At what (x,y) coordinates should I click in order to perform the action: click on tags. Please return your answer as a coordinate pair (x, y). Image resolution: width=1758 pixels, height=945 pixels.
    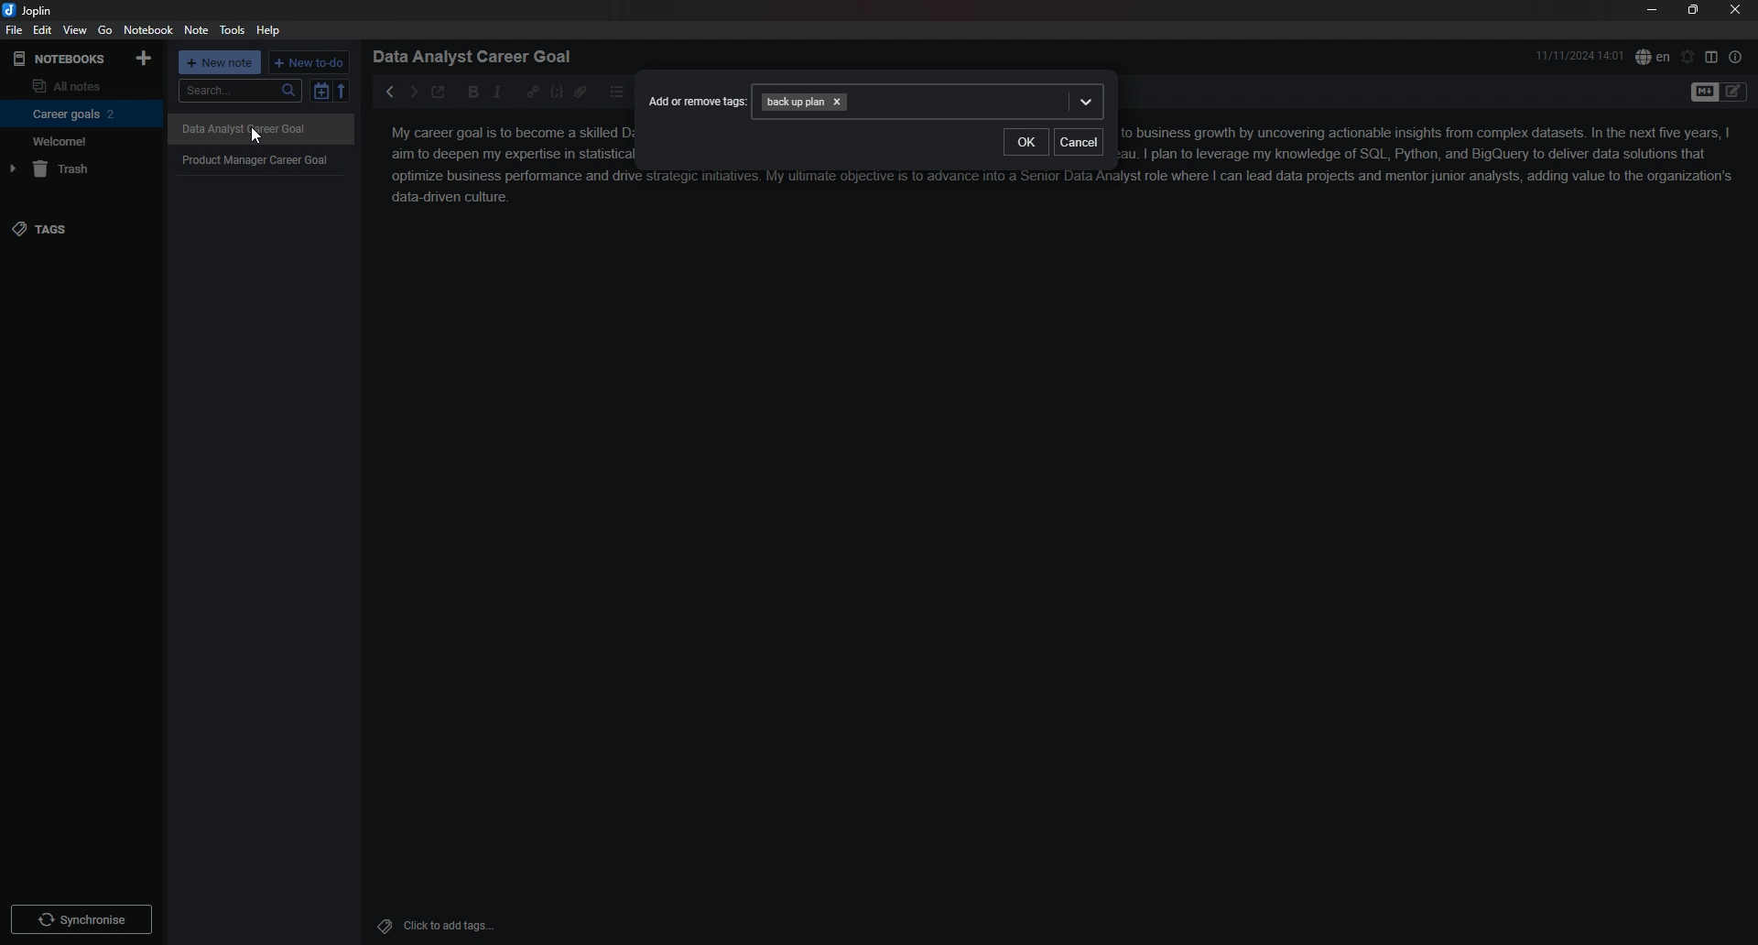
    Looking at the image, I should click on (81, 229).